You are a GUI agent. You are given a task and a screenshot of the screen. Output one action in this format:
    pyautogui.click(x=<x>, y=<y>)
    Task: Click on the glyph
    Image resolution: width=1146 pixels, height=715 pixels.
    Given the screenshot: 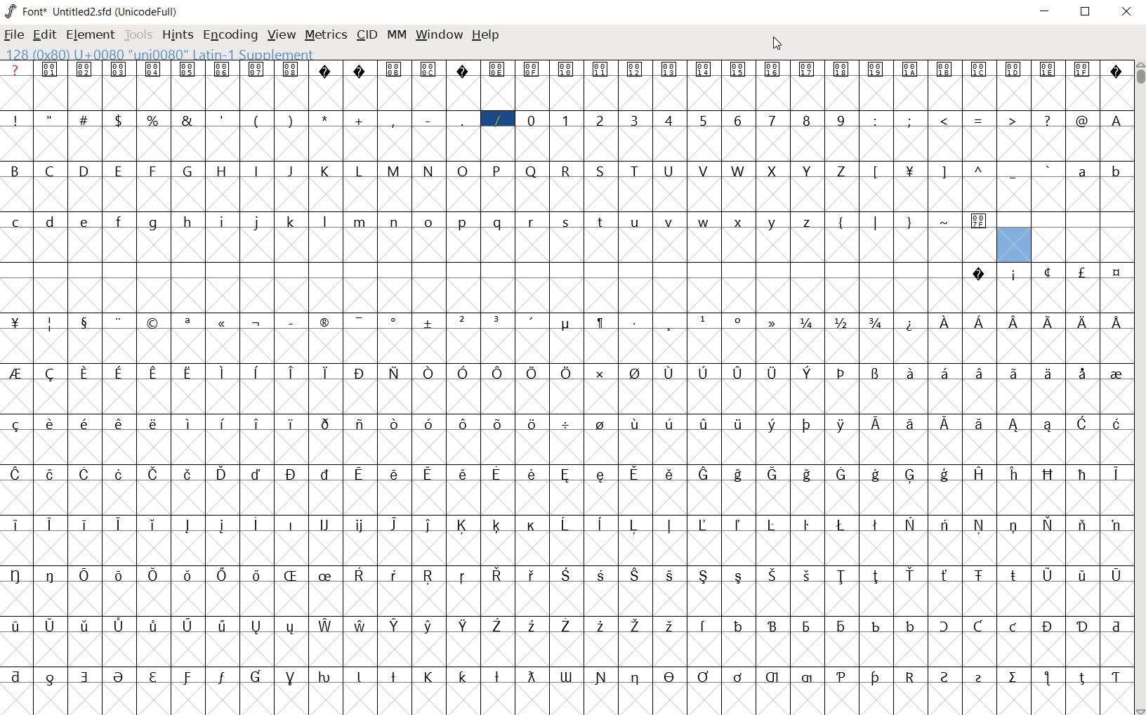 What is the action you would take?
    pyautogui.click(x=221, y=525)
    